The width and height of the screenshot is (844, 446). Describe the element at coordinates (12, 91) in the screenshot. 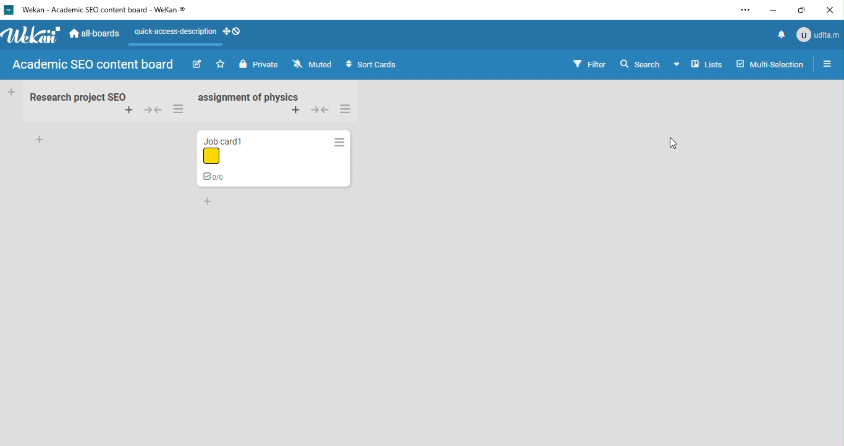

I see `Add` at that location.